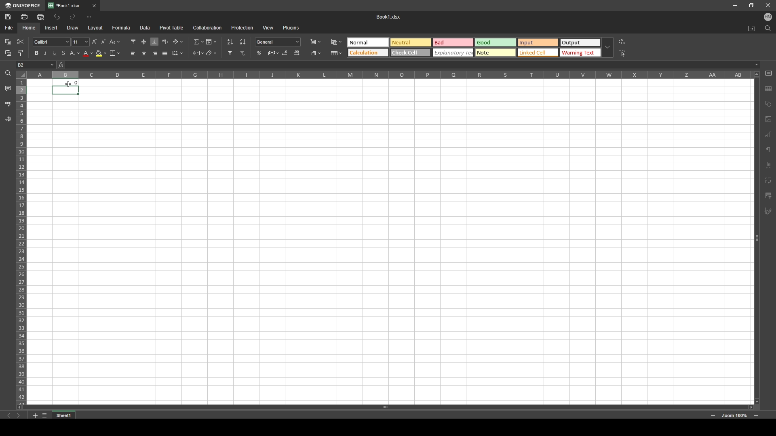 The height and width of the screenshot is (436, 776). What do you see at coordinates (208, 27) in the screenshot?
I see `collaboration` at bounding box center [208, 27].